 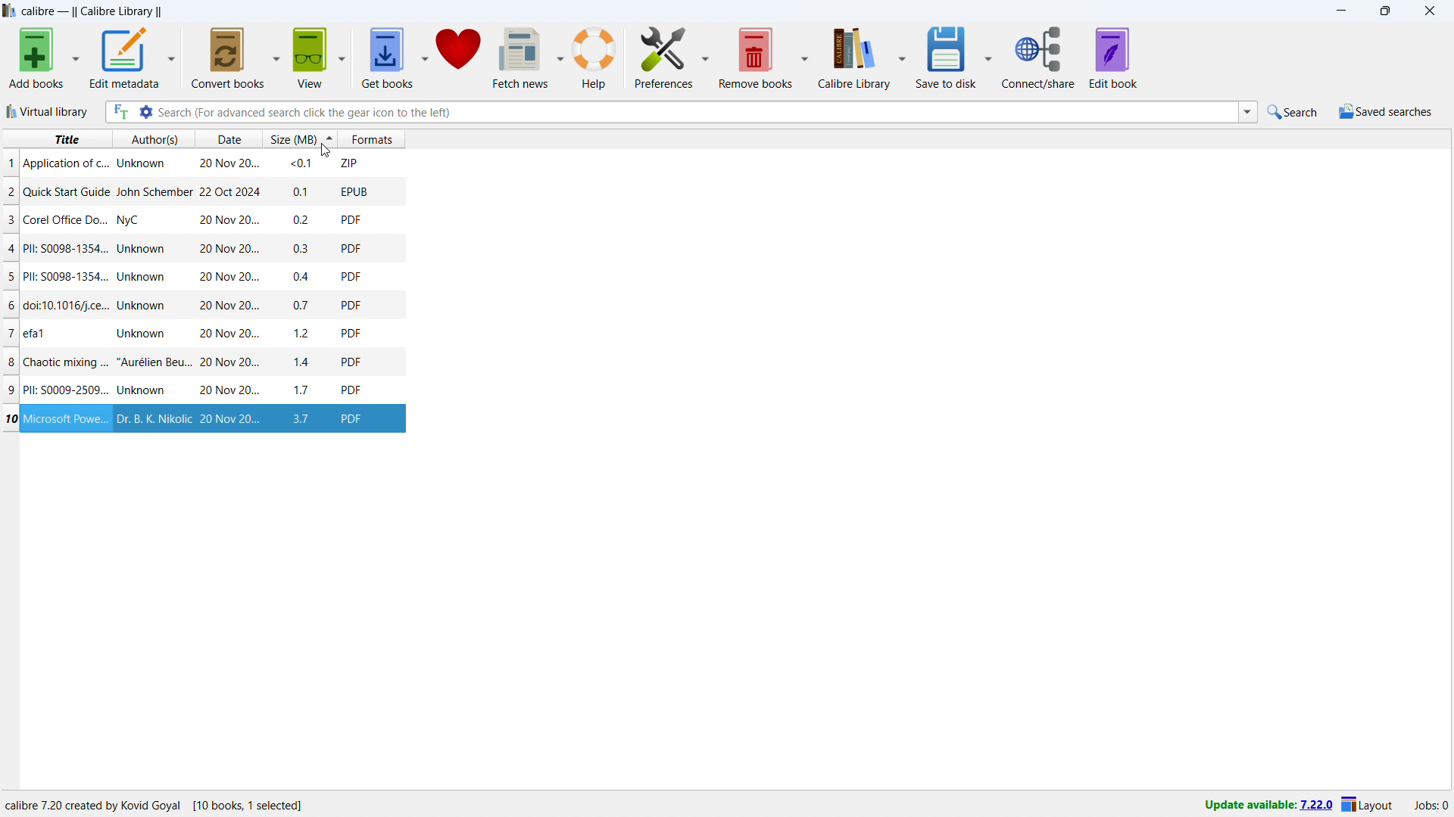 What do you see at coordinates (353, 247) in the screenshot?
I see `PDF` at bounding box center [353, 247].